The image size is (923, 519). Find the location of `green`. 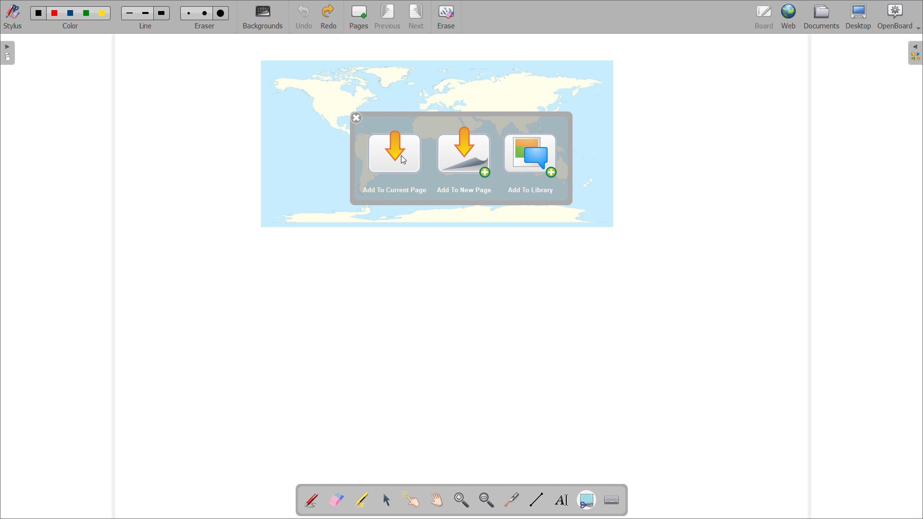

green is located at coordinates (86, 13).